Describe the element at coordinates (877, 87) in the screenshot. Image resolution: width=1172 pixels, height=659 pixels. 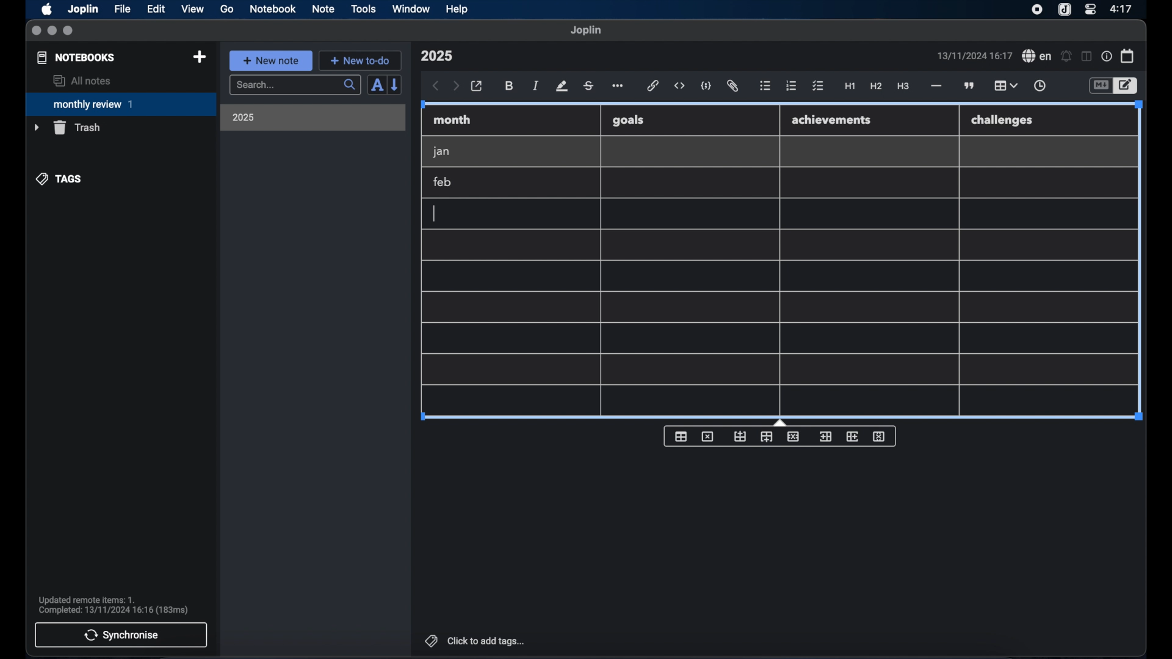
I see `heading 2` at that location.